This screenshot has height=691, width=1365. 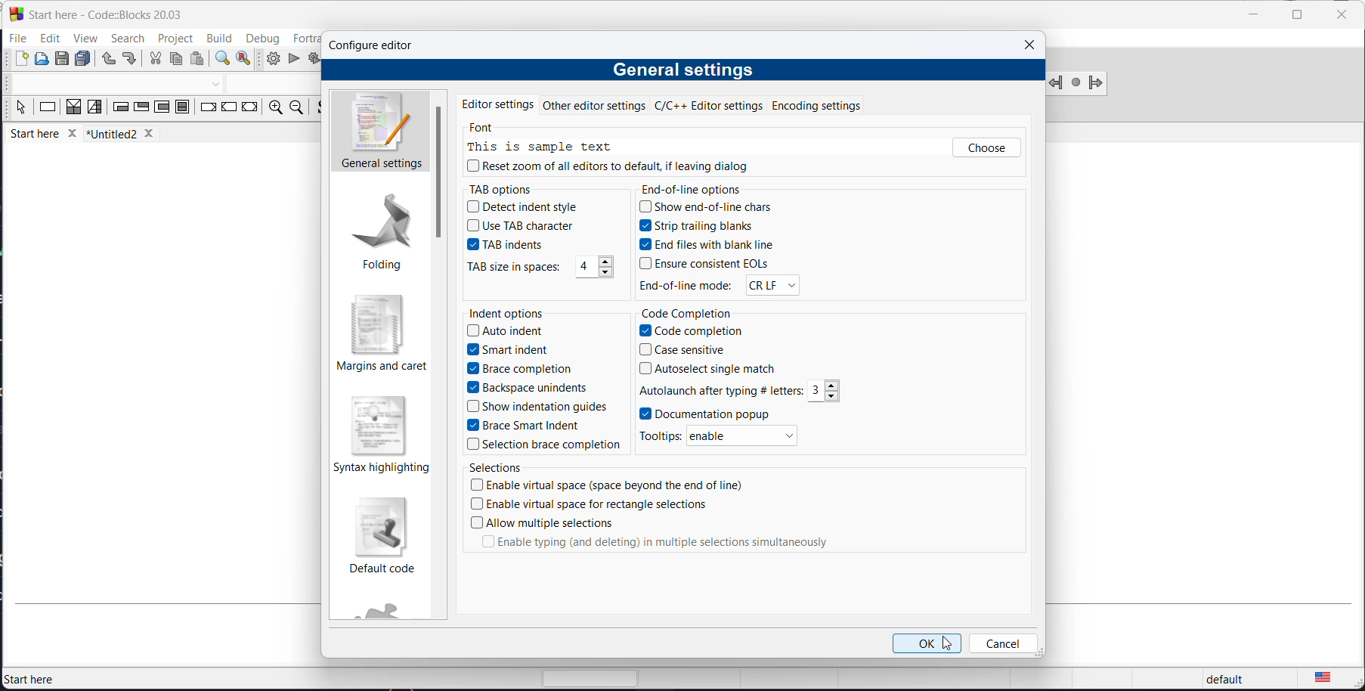 I want to click on other editing settings, so click(x=595, y=106).